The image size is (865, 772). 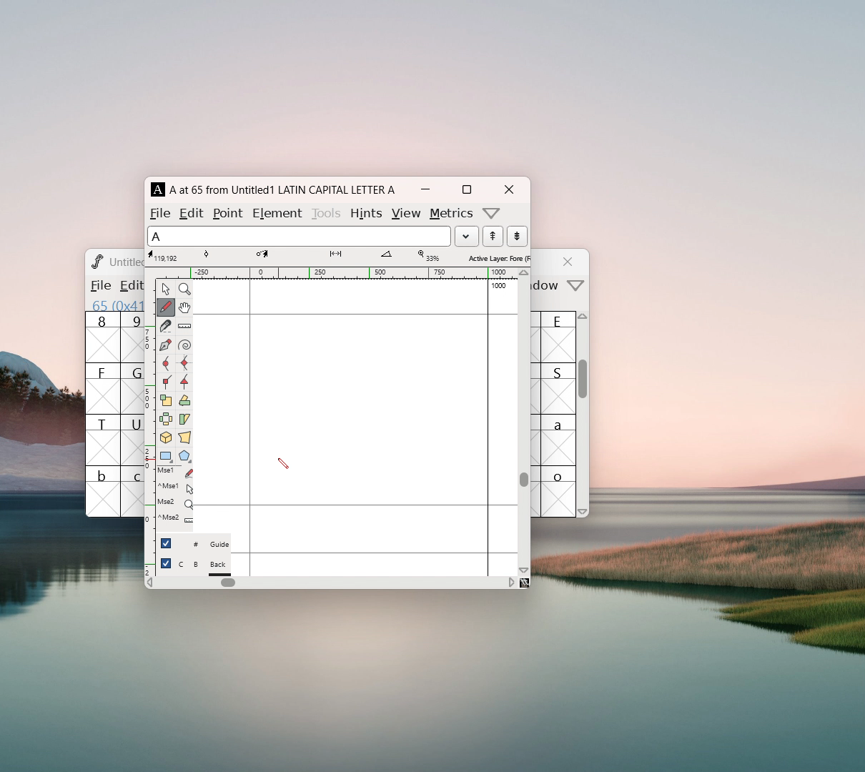 I want to click on scroll down, so click(x=583, y=511).